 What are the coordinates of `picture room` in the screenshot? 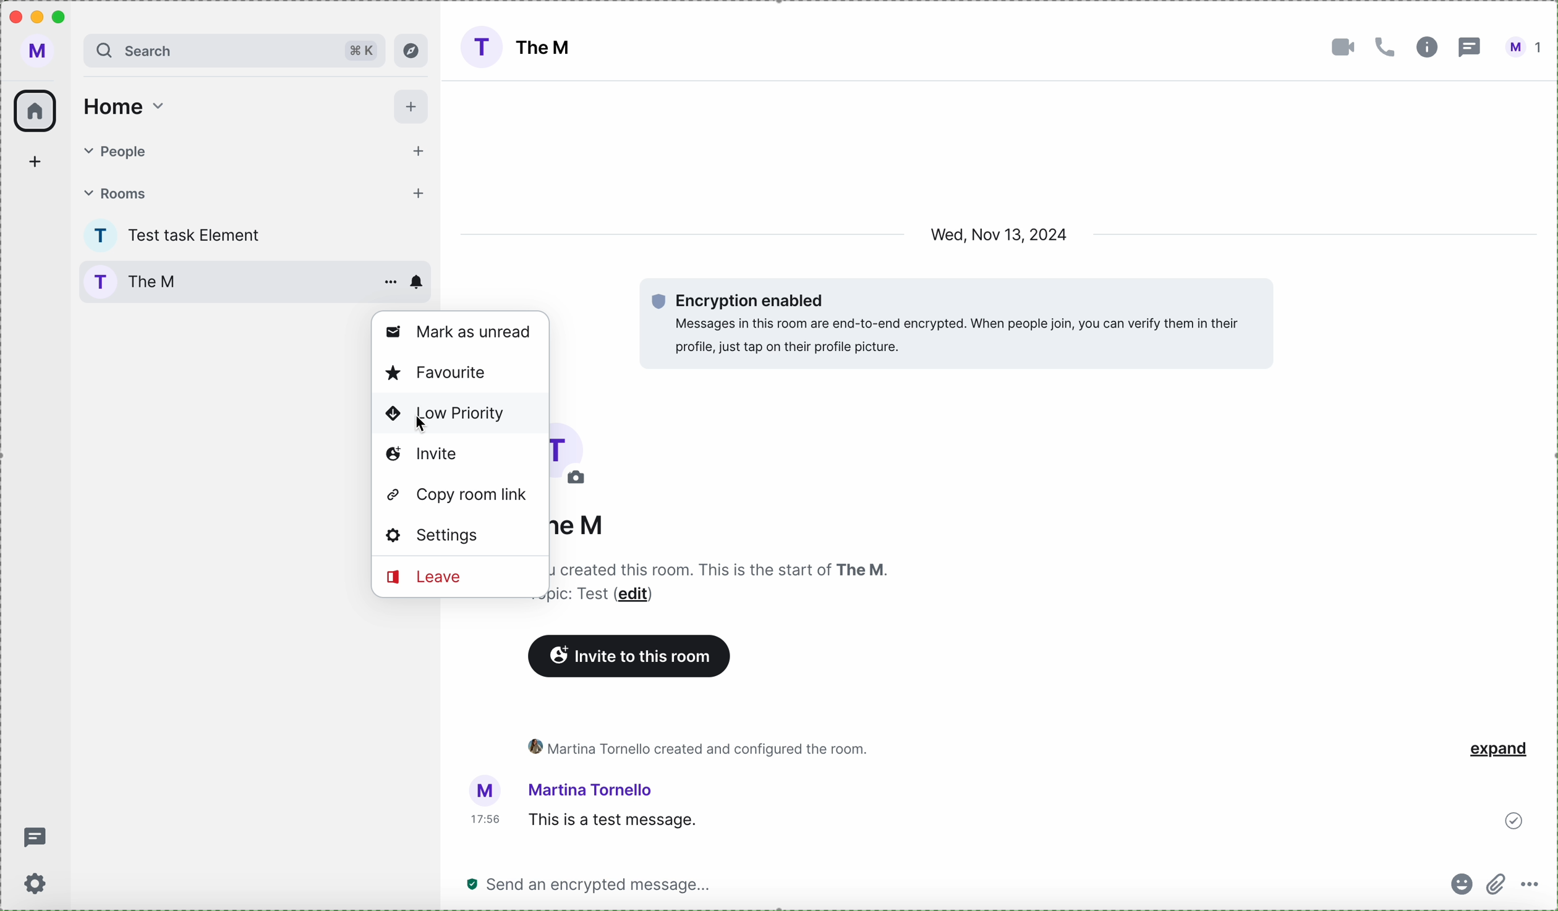 It's located at (573, 443).